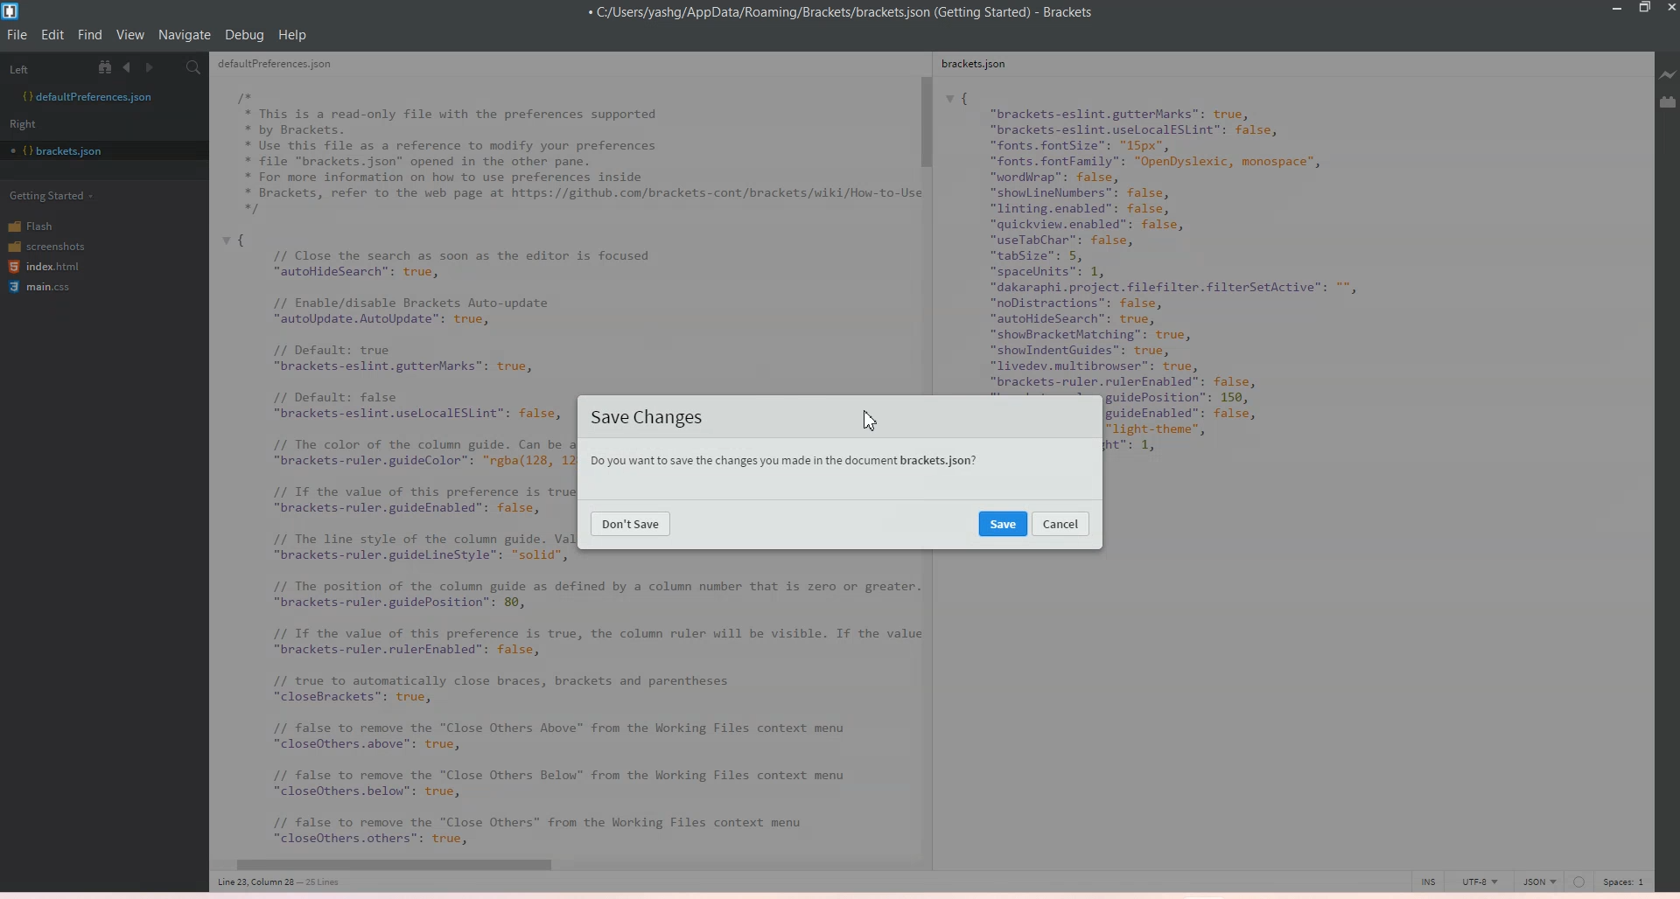  I want to click on Save, so click(1004, 523).